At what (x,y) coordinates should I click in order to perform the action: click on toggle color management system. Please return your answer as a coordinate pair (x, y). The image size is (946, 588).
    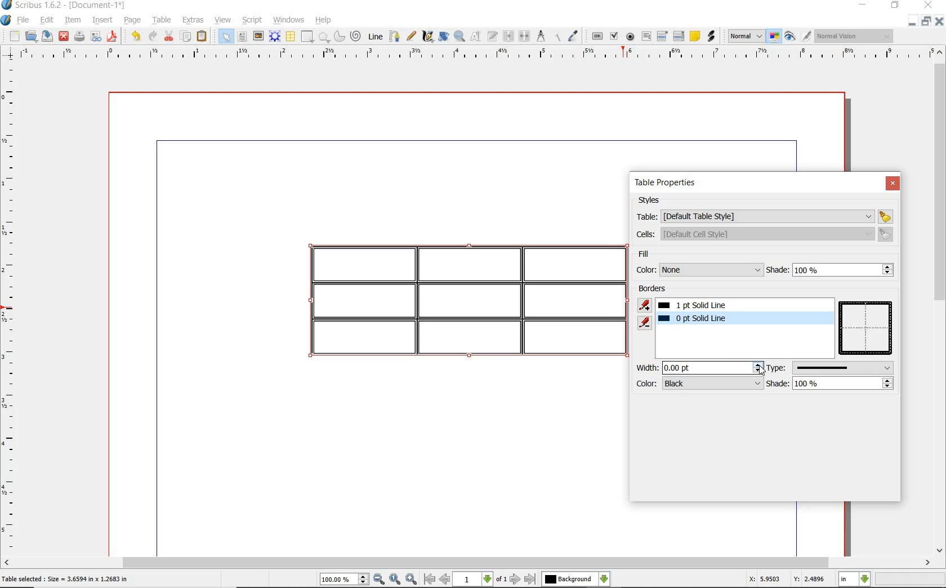
    Looking at the image, I should click on (772, 35).